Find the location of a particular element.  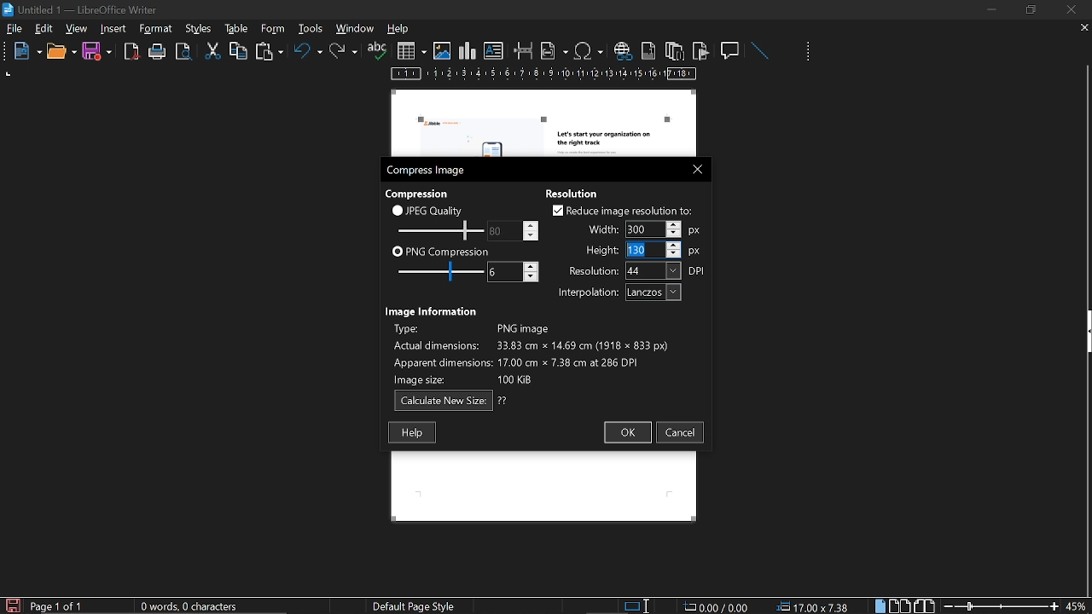

0.00 / 0.00 is located at coordinates (718, 605).